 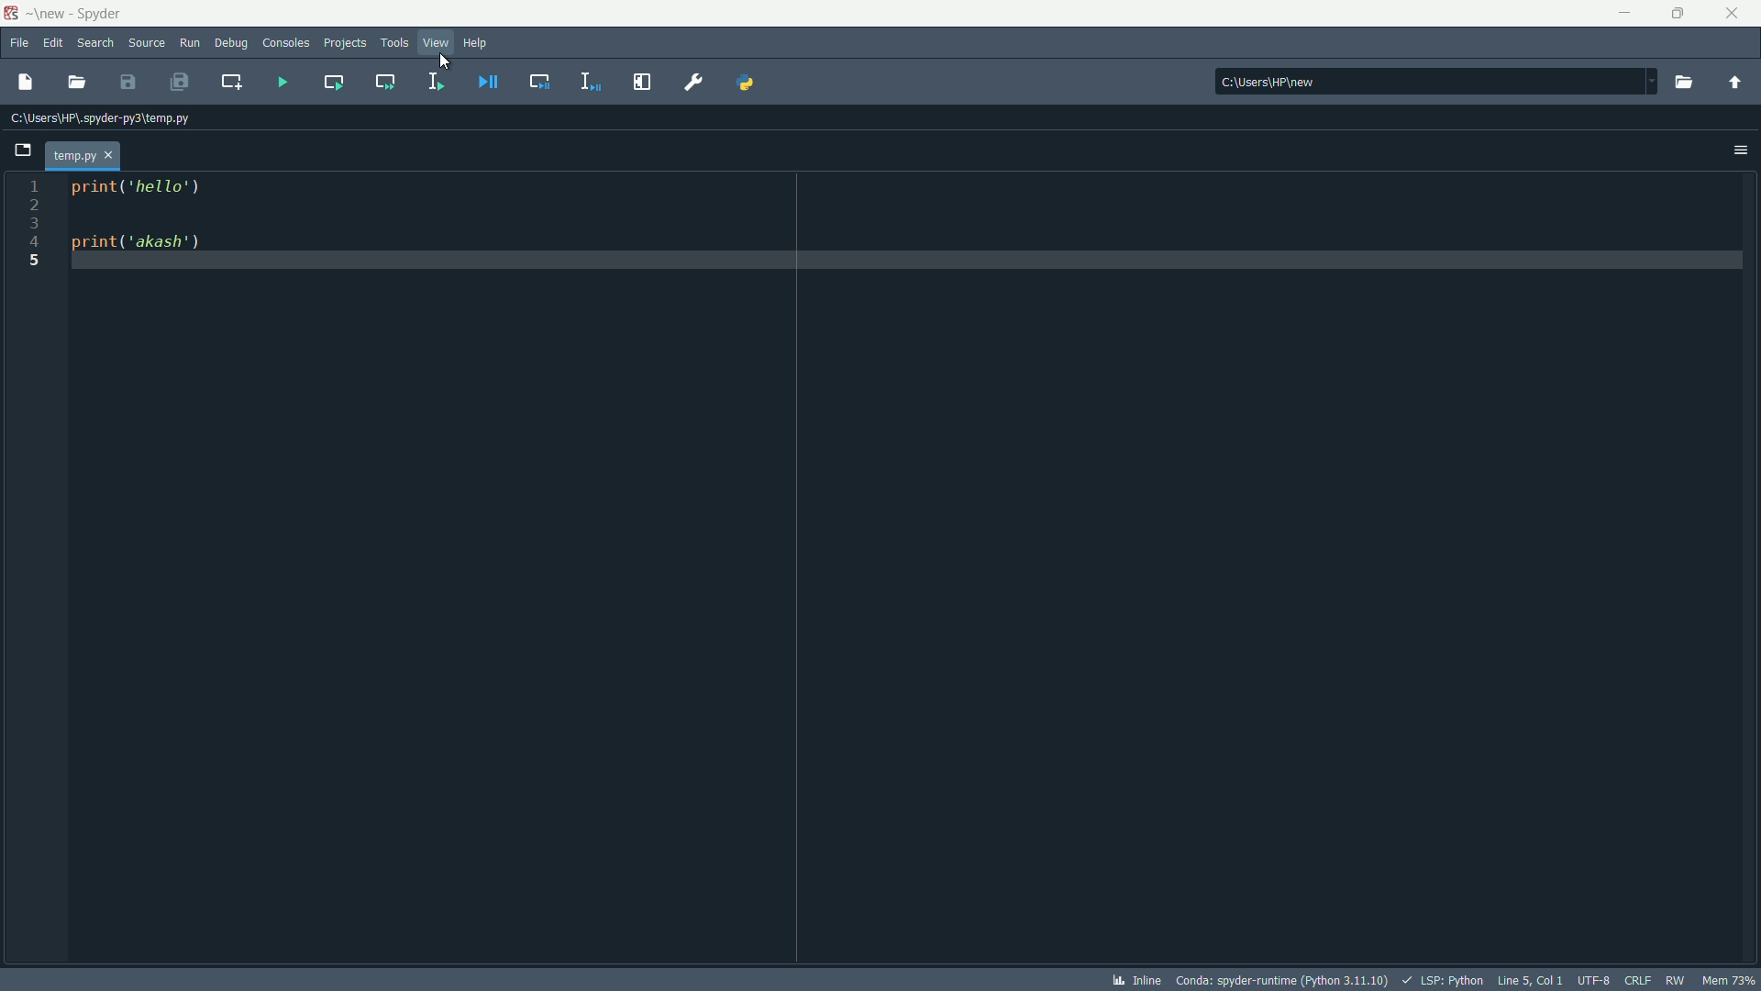 I want to click on minimize, so click(x=1629, y=14).